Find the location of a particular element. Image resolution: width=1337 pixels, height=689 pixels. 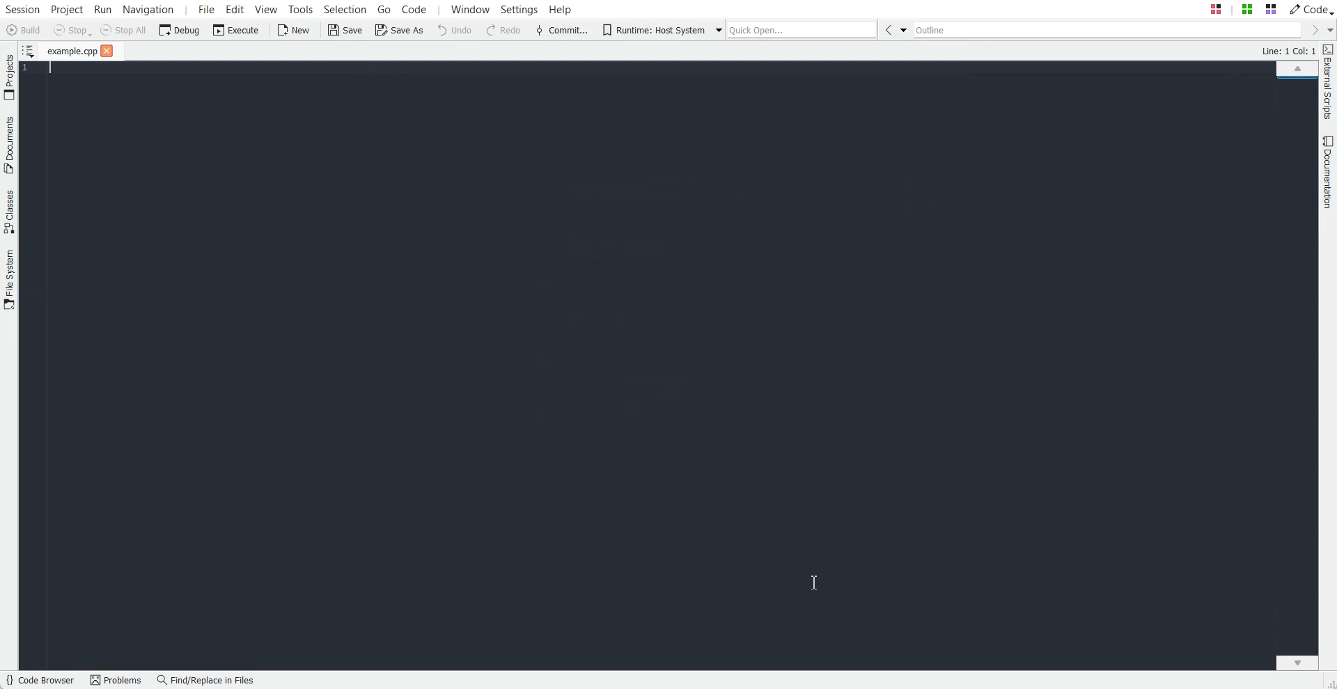

Redo is located at coordinates (504, 31).